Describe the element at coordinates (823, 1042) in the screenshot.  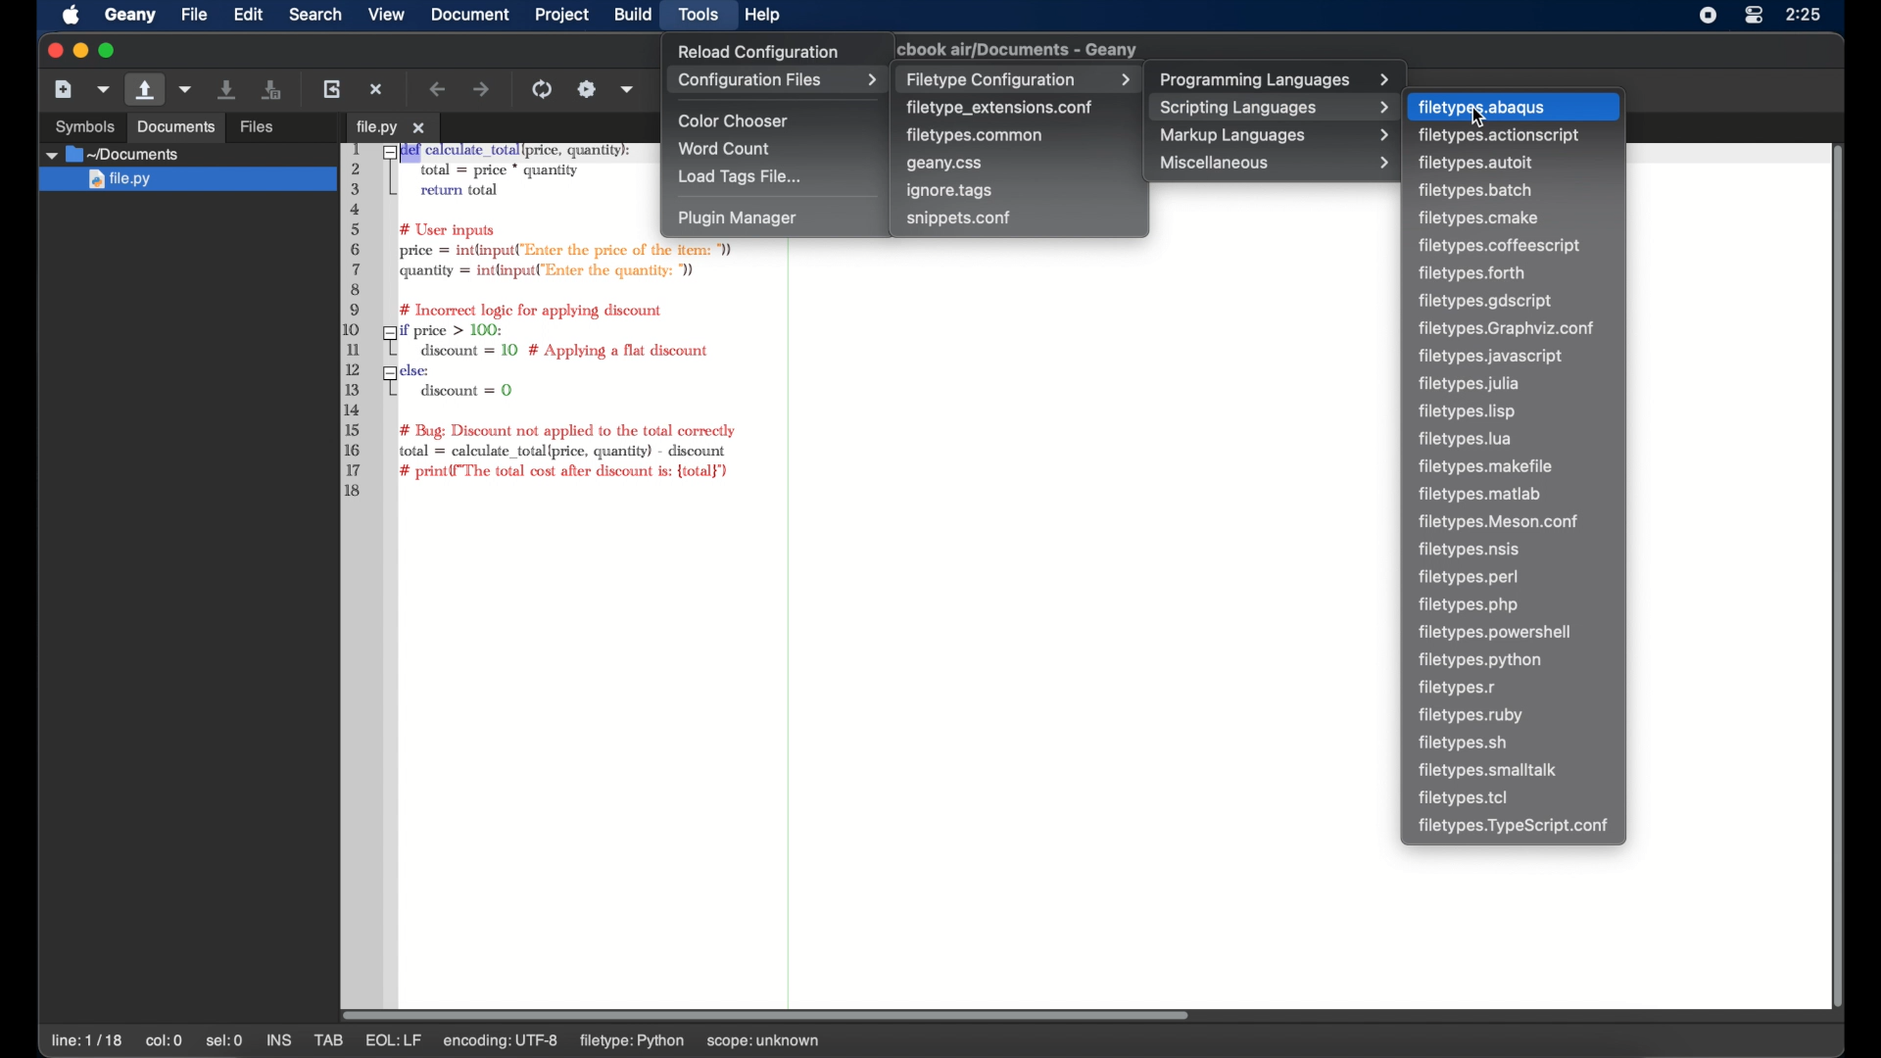
I see `scope: unknown` at that location.